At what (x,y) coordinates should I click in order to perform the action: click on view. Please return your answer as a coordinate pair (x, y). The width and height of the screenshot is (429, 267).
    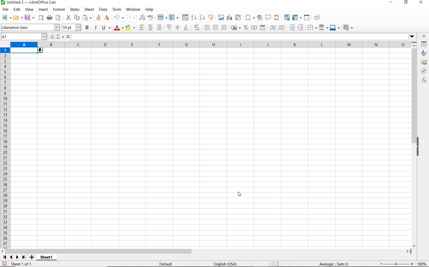
    Looking at the image, I should click on (30, 10).